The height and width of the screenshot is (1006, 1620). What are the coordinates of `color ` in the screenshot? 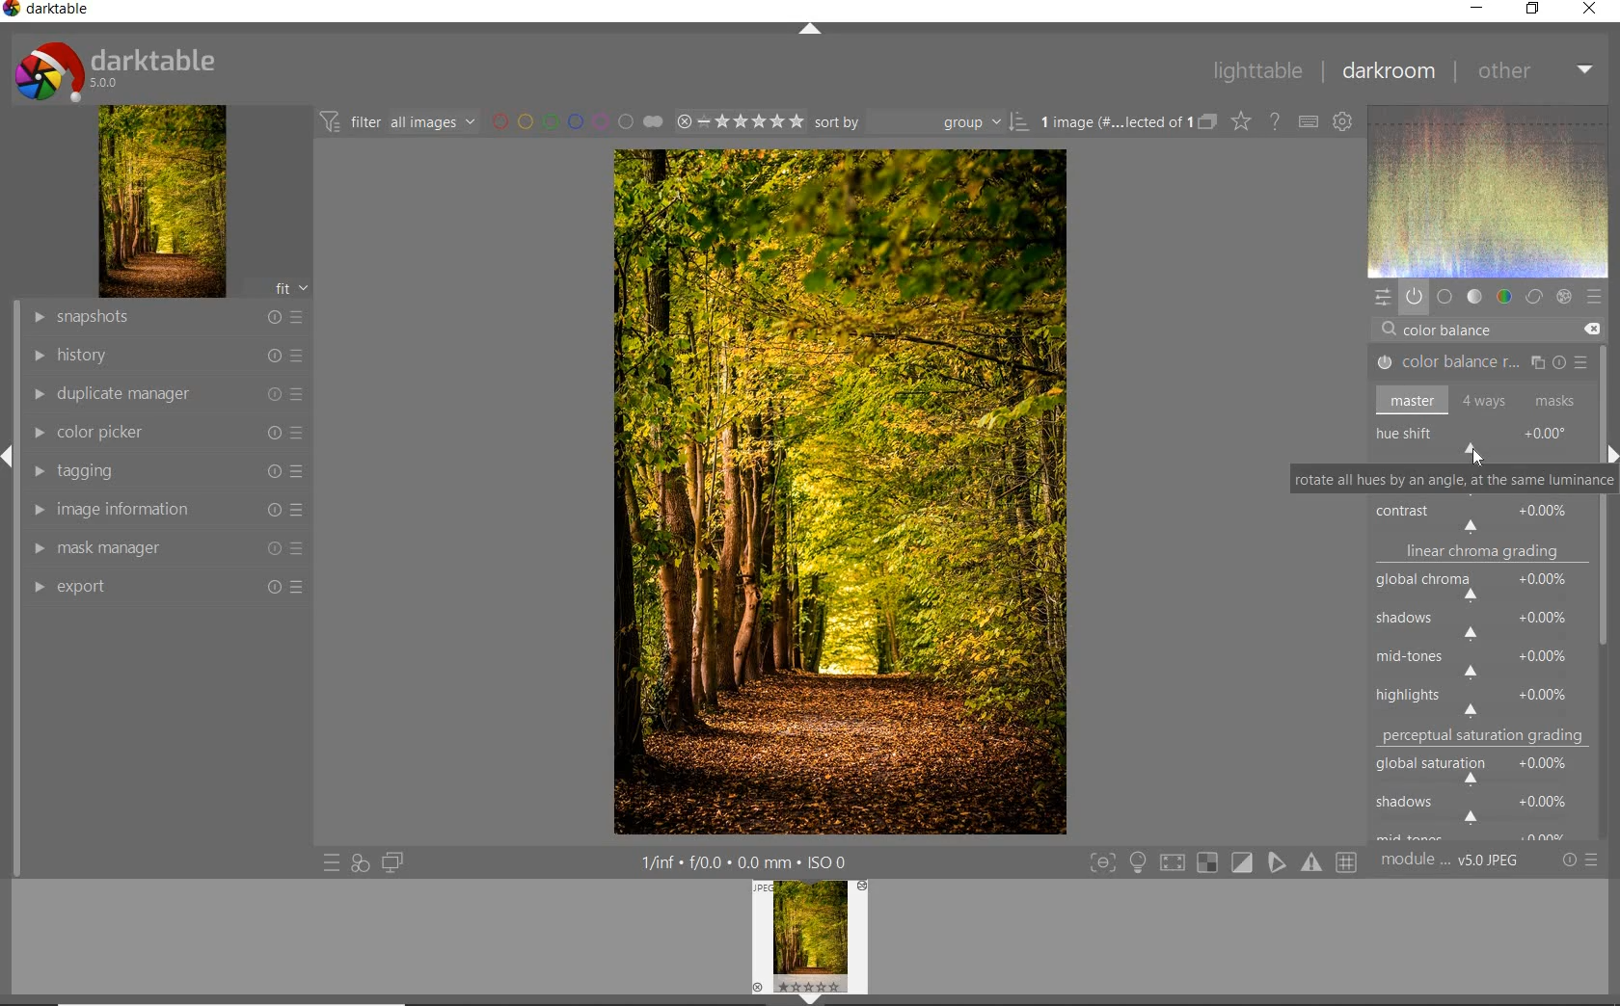 It's located at (1502, 297).